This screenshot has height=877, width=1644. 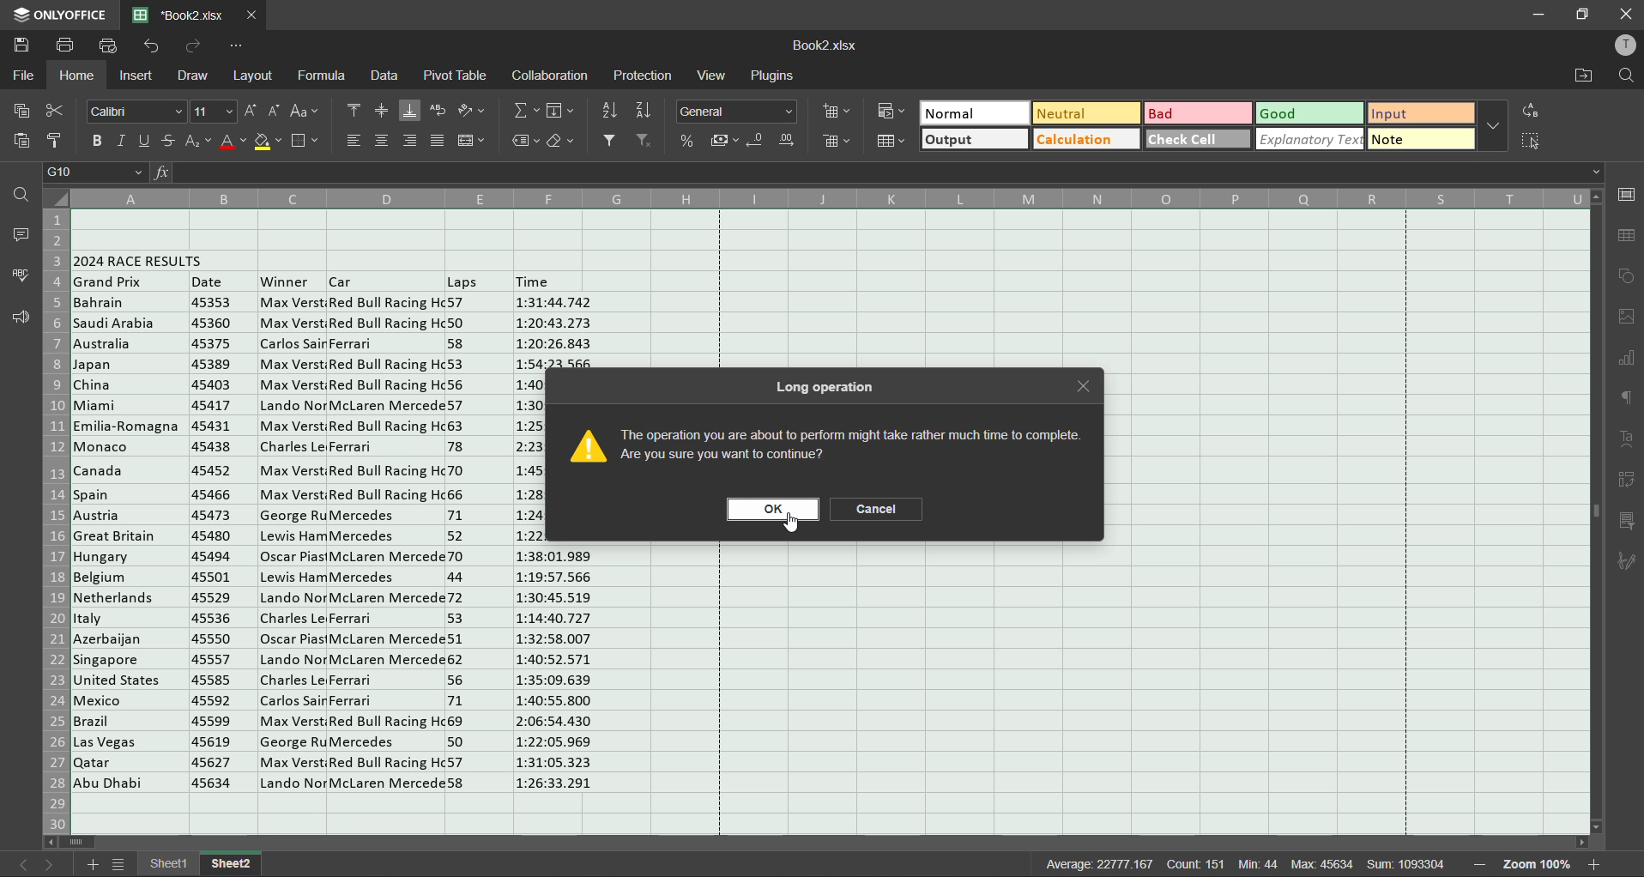 I want to click on clear, so click(x=563, y=143).